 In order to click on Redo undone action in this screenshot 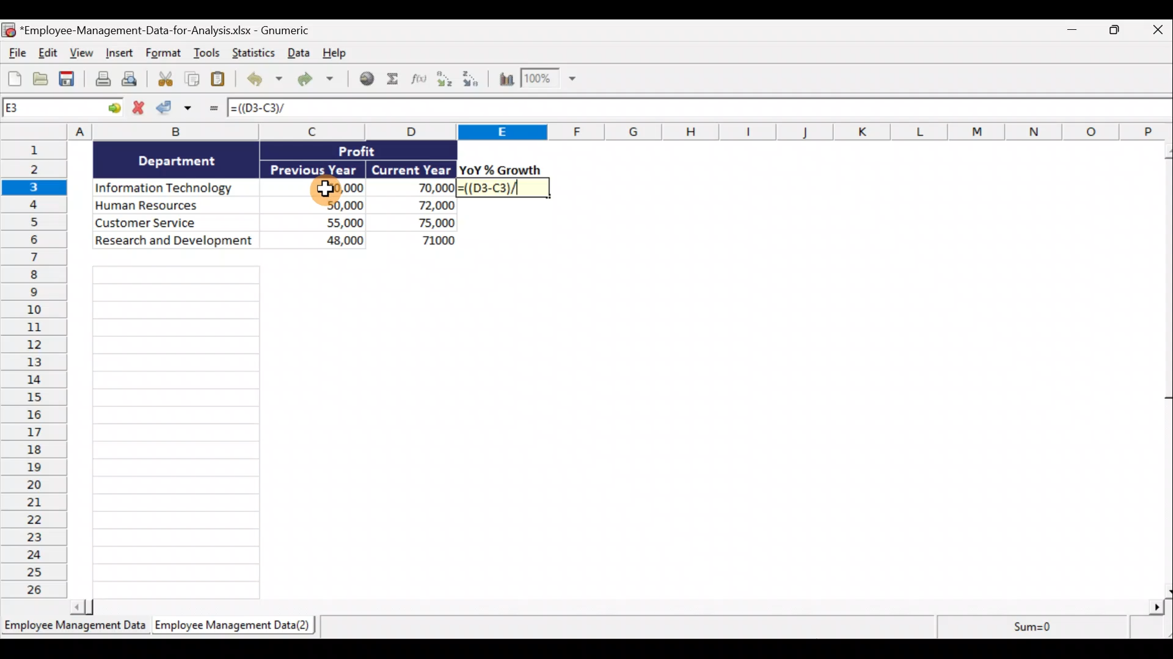, I will do `click(314, 80)`.